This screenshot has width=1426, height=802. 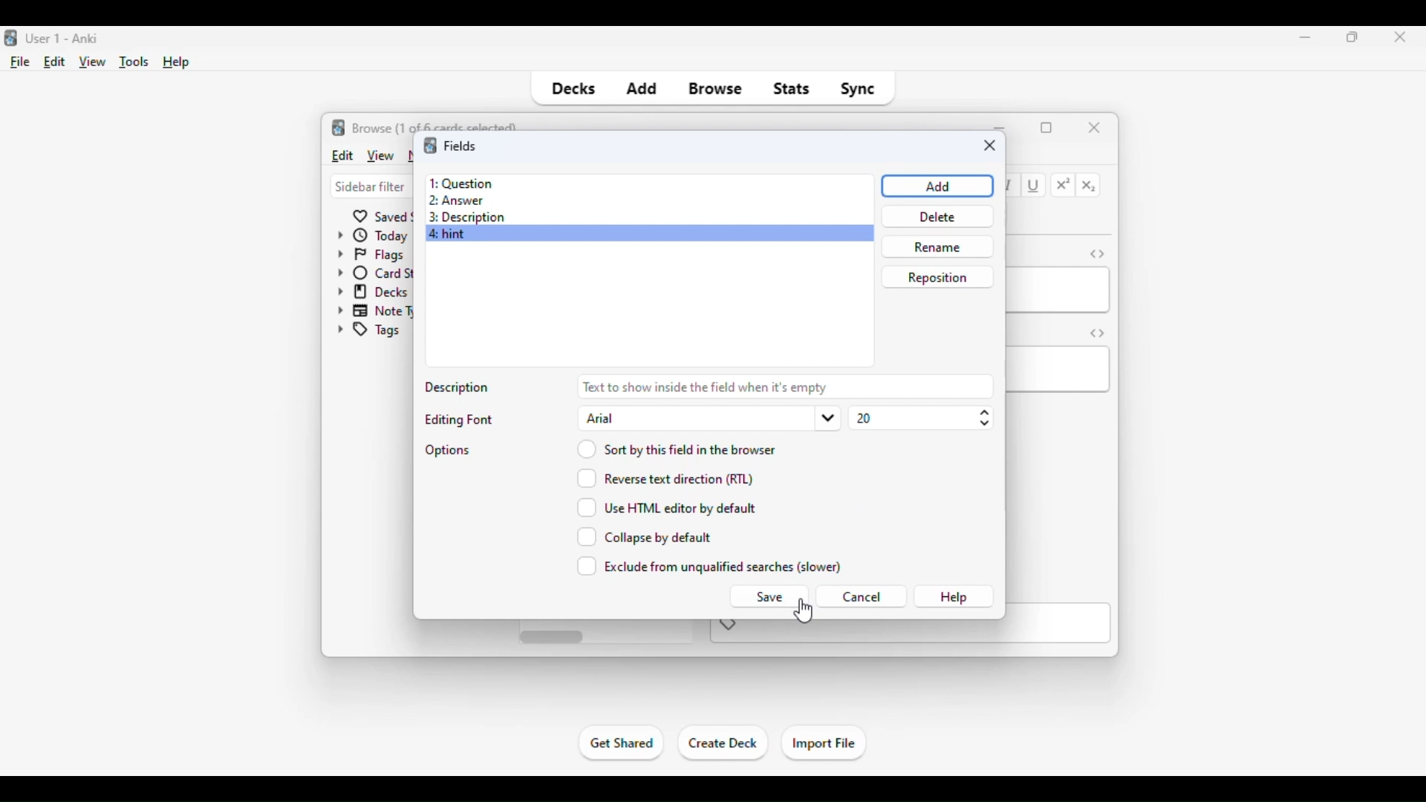 What do you see at coordinates (456, 201) in the screenshot?
I see `2: Answer` at bounding box center [456, 201].